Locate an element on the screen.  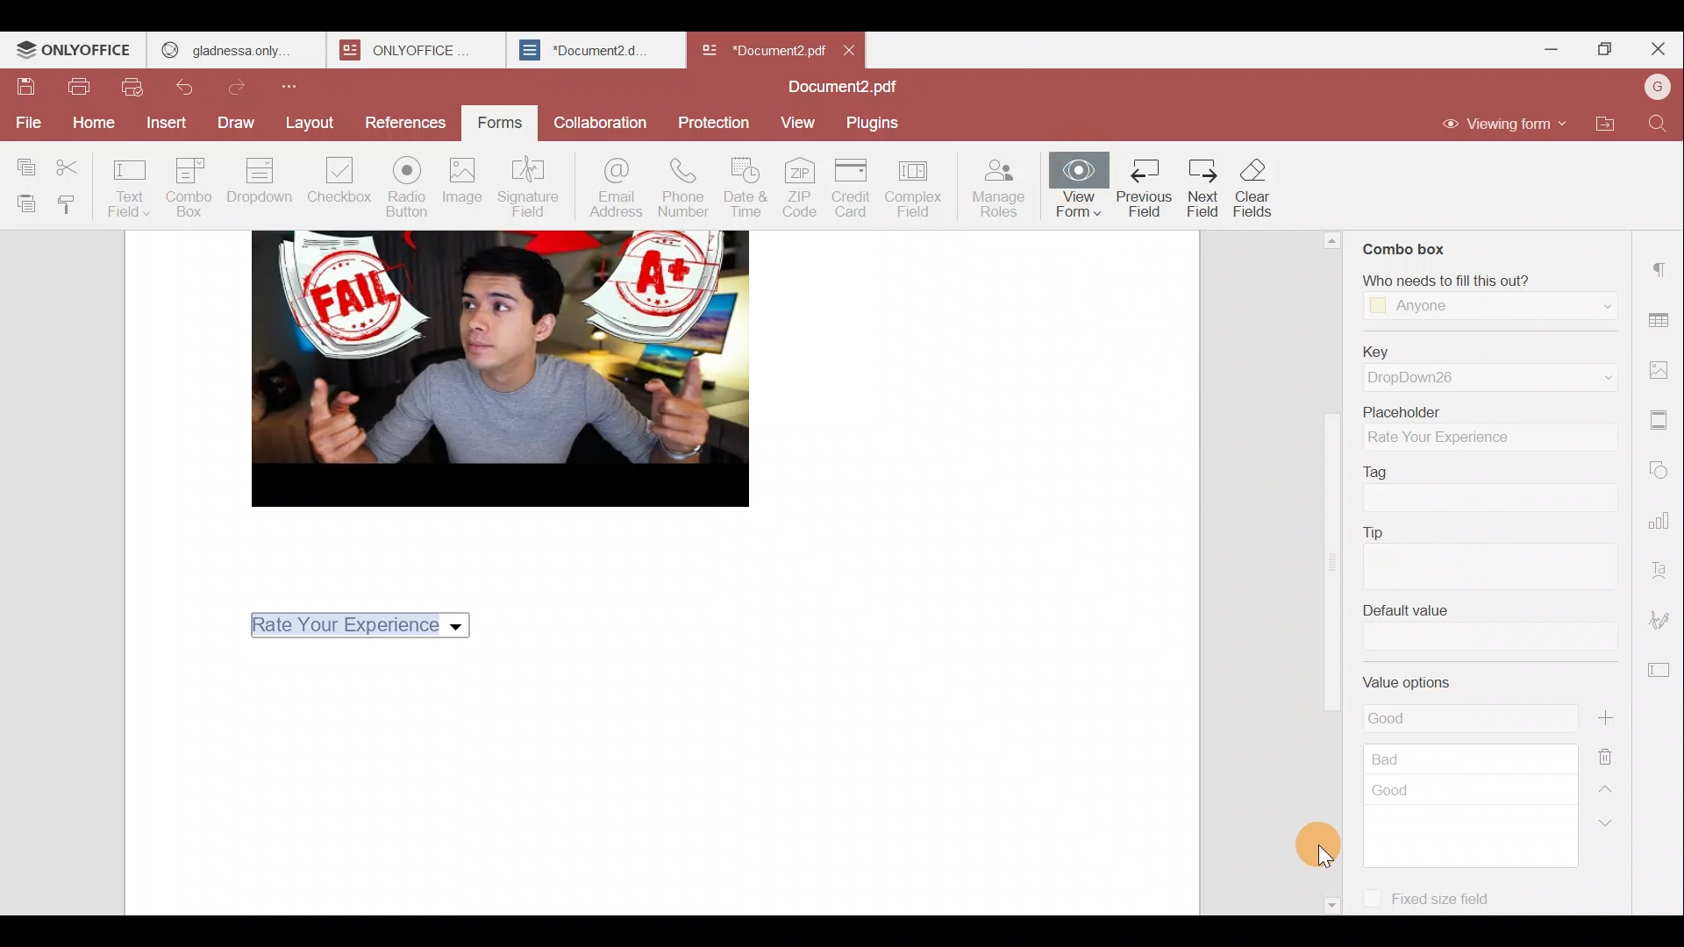
ONLYOFFICE is located at coordinates (75, 52).